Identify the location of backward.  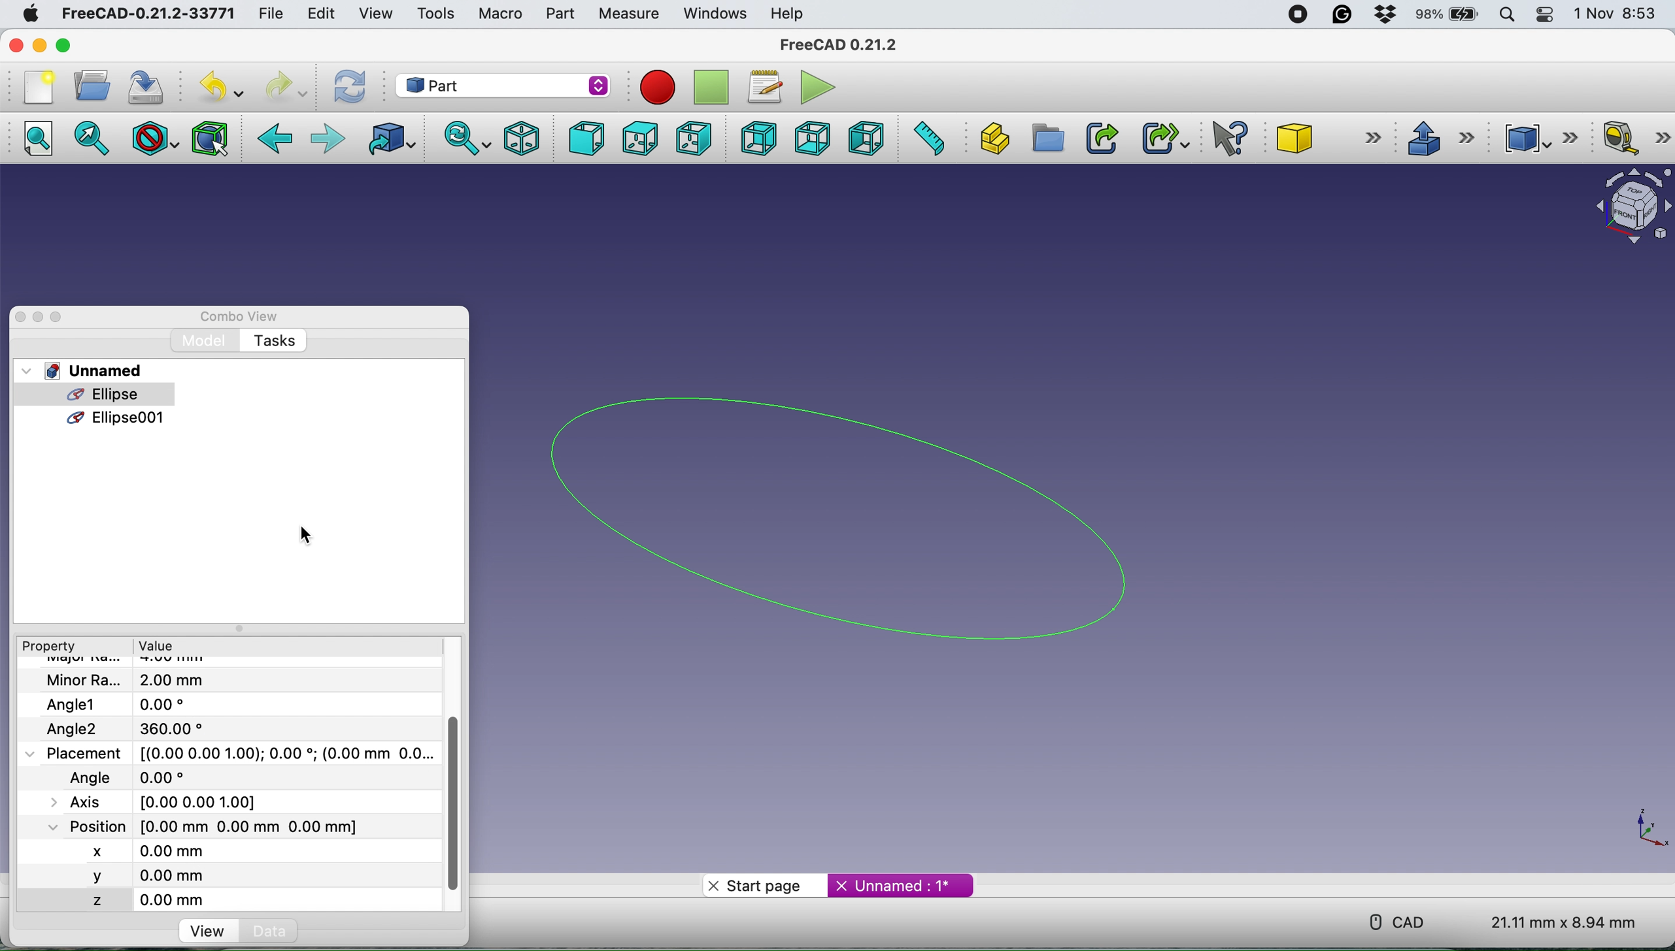
(280, 140).